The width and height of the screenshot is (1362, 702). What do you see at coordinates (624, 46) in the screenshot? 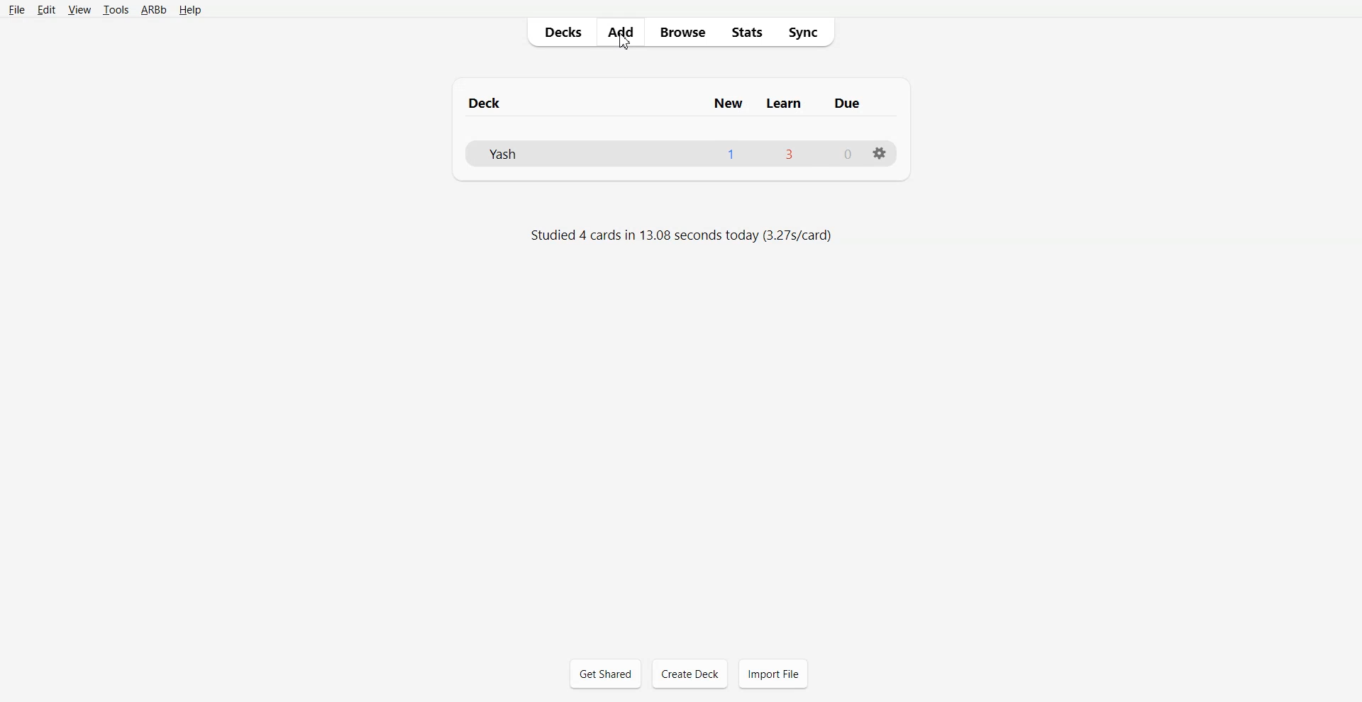
I see `cursor` at bounding box center [624, 46].